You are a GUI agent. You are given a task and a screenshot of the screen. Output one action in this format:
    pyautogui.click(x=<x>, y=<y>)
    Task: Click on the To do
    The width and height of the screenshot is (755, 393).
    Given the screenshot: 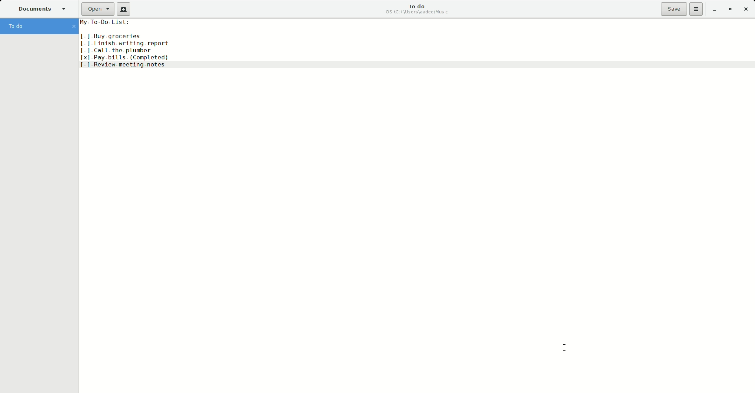 What is the action you would take?
    pyautogui.click(x=418, y=10)
    